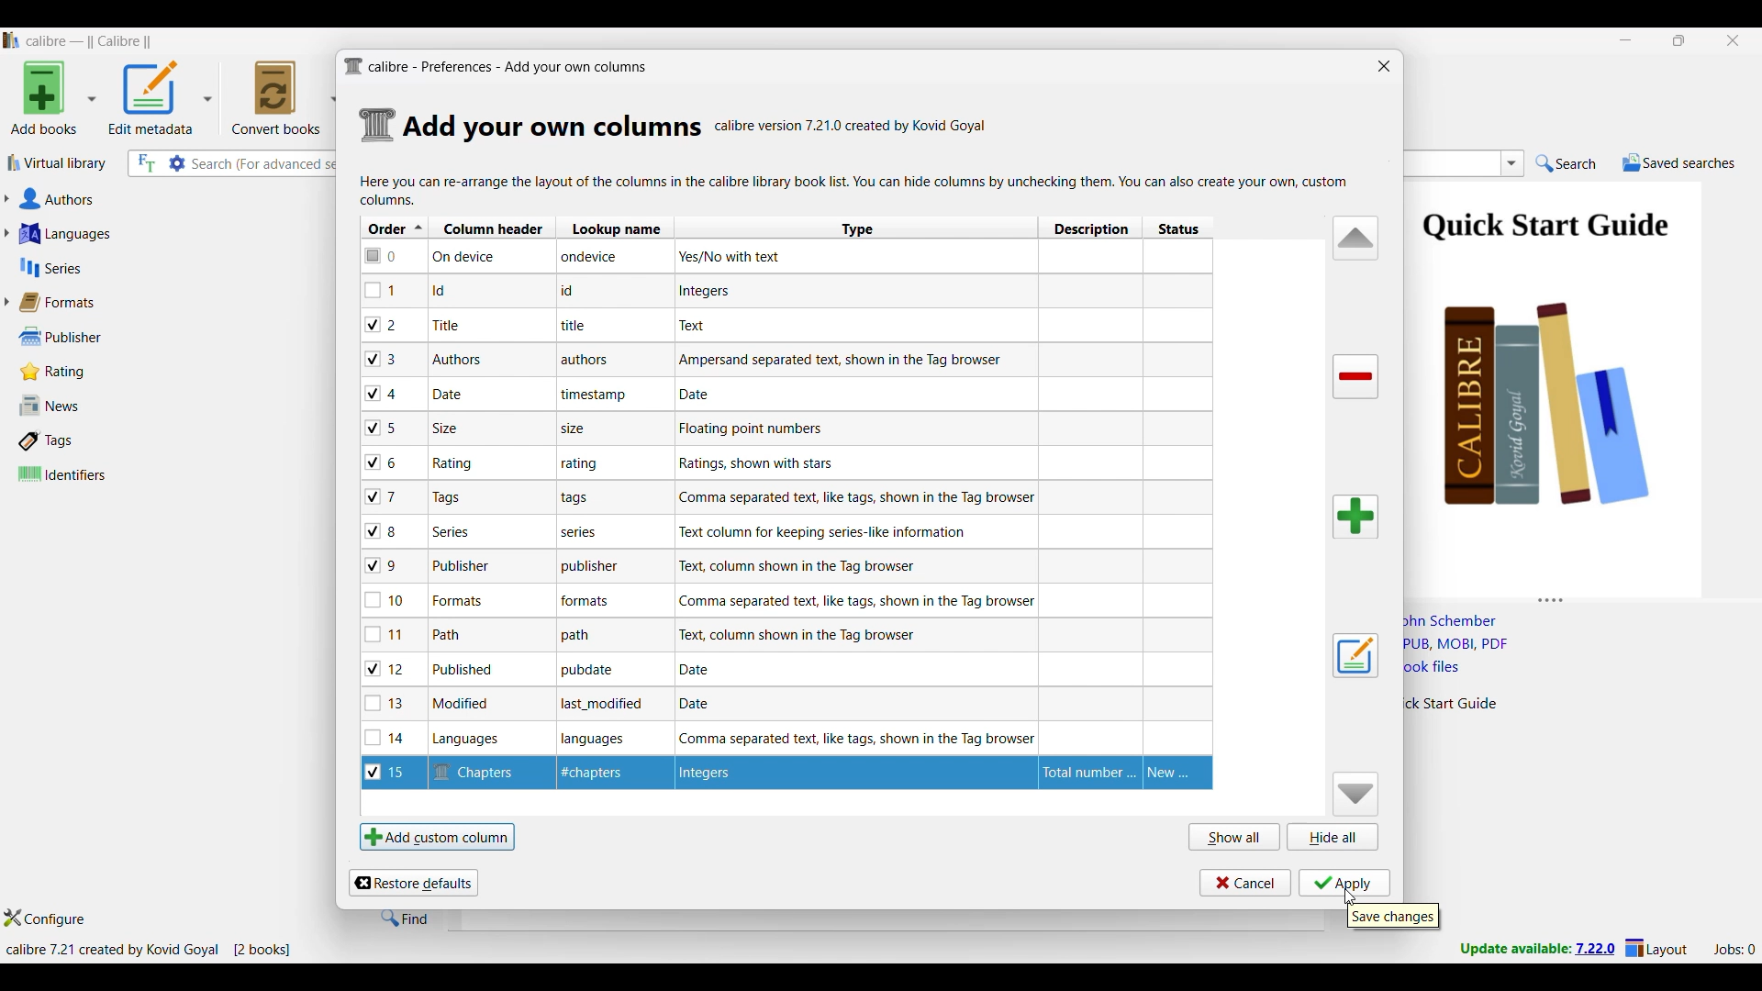 This screenshot has width=1762, height=991. I want to click on Move row up, so click(1356, 237).